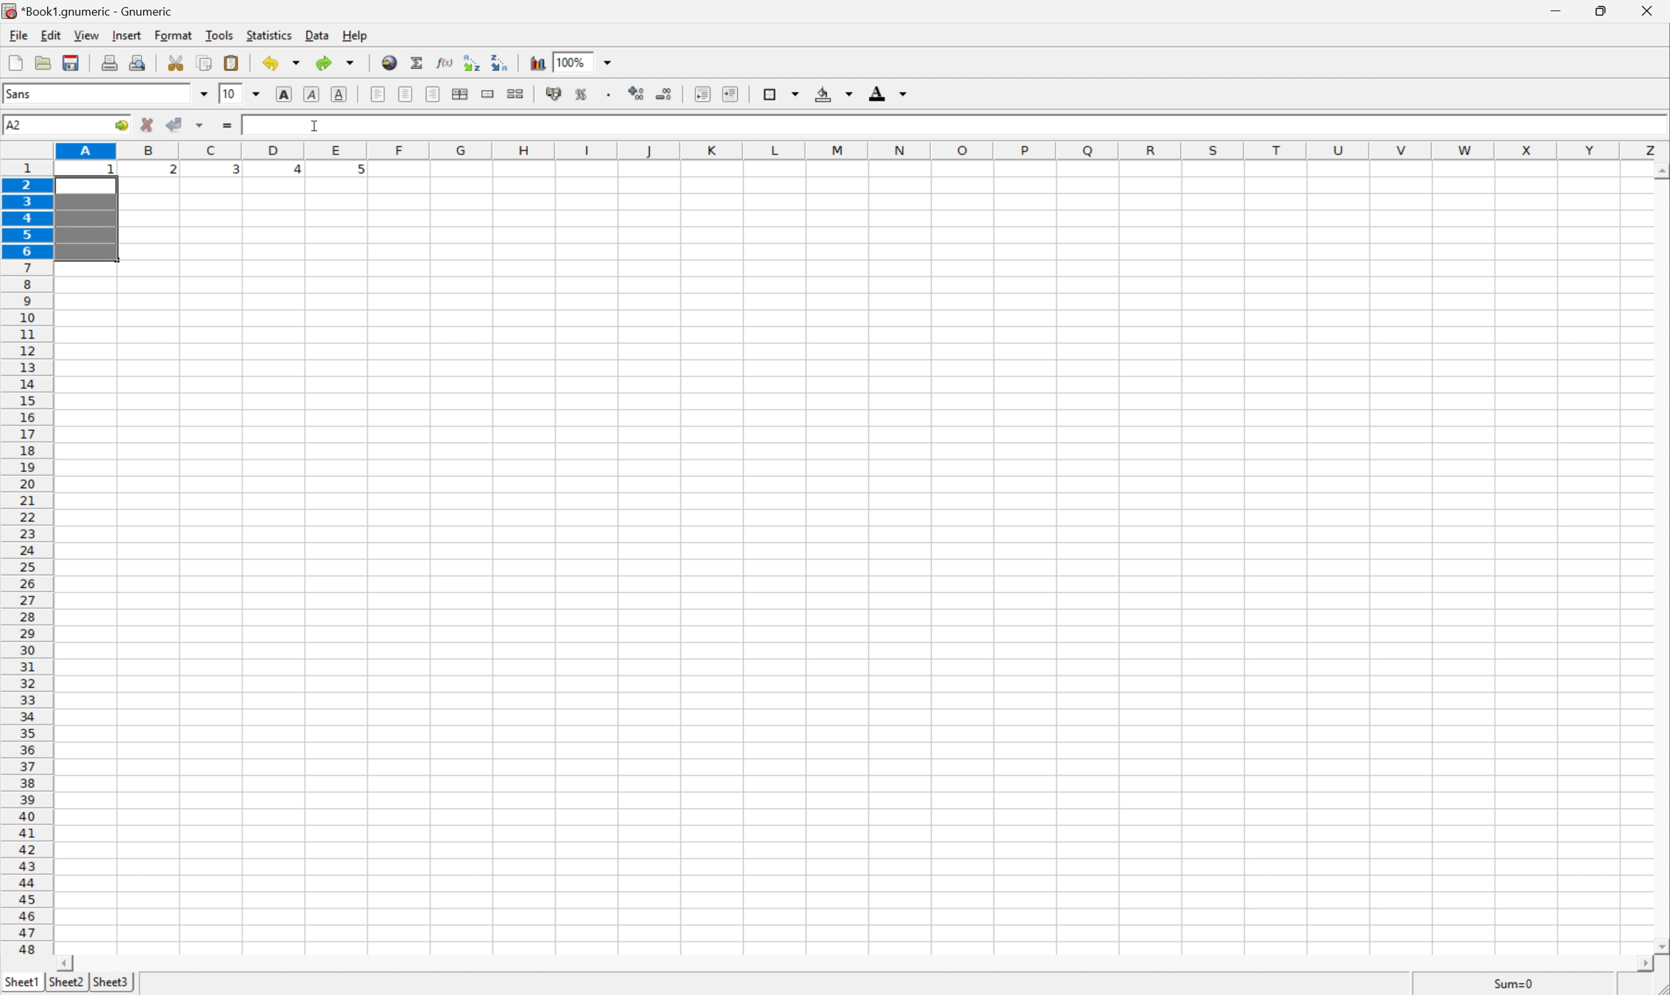 The image size is (1670, 995). Describe the element at coordinates (112, 170) in the screenshot. I see `1` at that location.